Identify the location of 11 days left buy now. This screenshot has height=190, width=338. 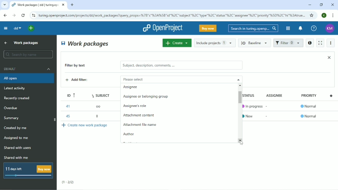
(28, 171).